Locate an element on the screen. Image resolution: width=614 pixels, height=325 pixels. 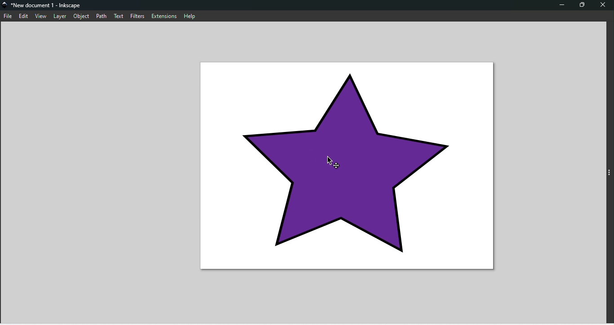
View is located at coordinates (42, 16).